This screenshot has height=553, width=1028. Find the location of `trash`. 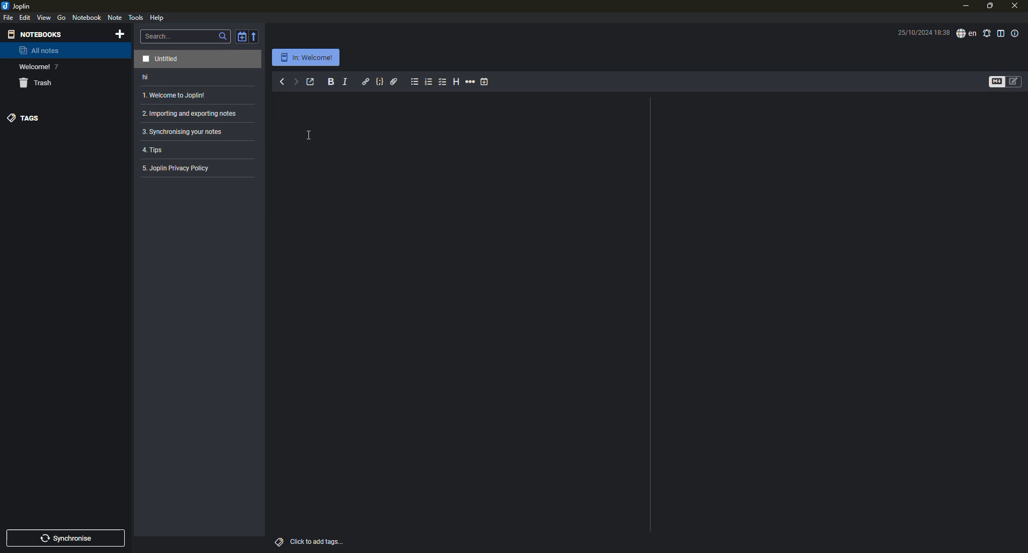

trash is located at coordinates (34, 83).